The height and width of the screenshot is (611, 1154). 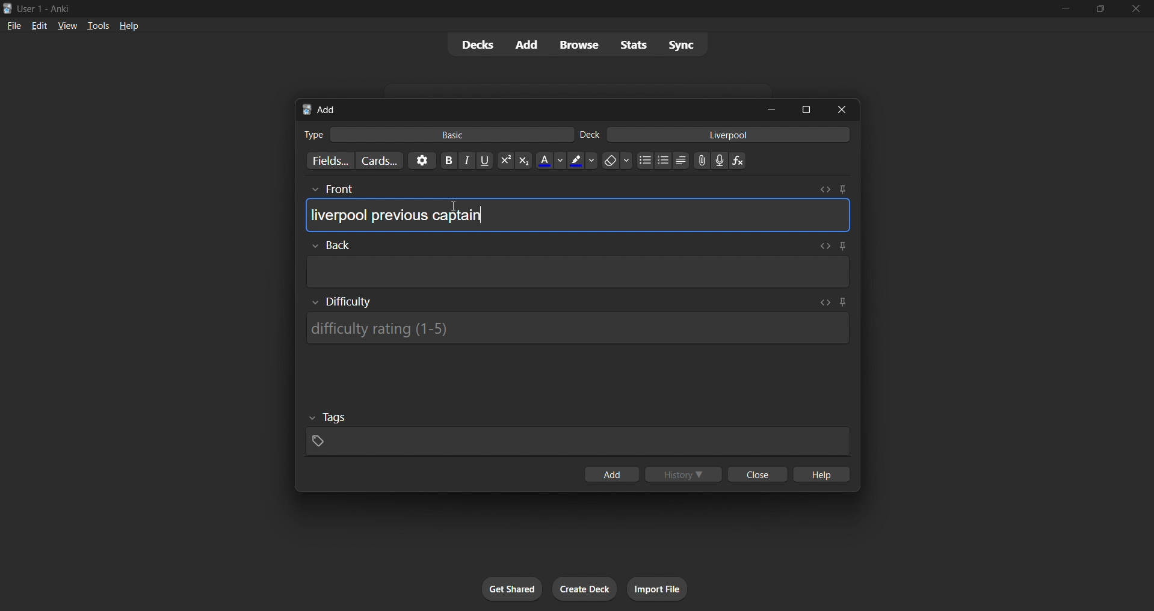 I want to click on sync, so click(x=682, y=46).